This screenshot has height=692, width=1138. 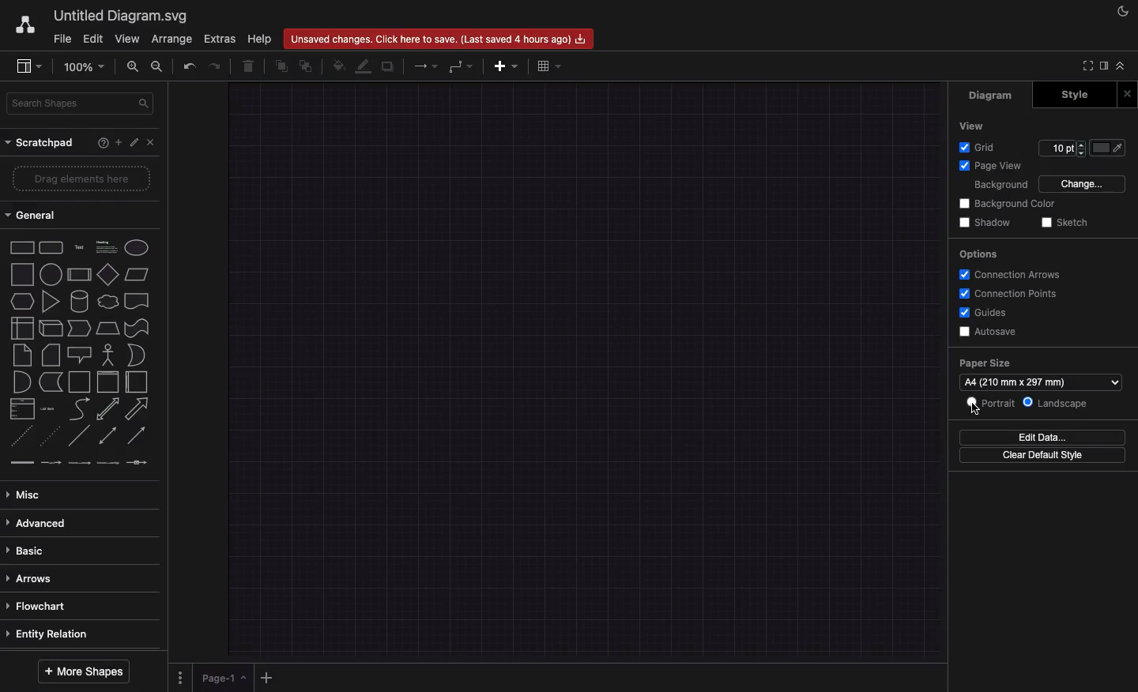 What do you see at coordinates (340, 66) in the screenshot?
I see `Fill color` at bounding box center [340, 66].